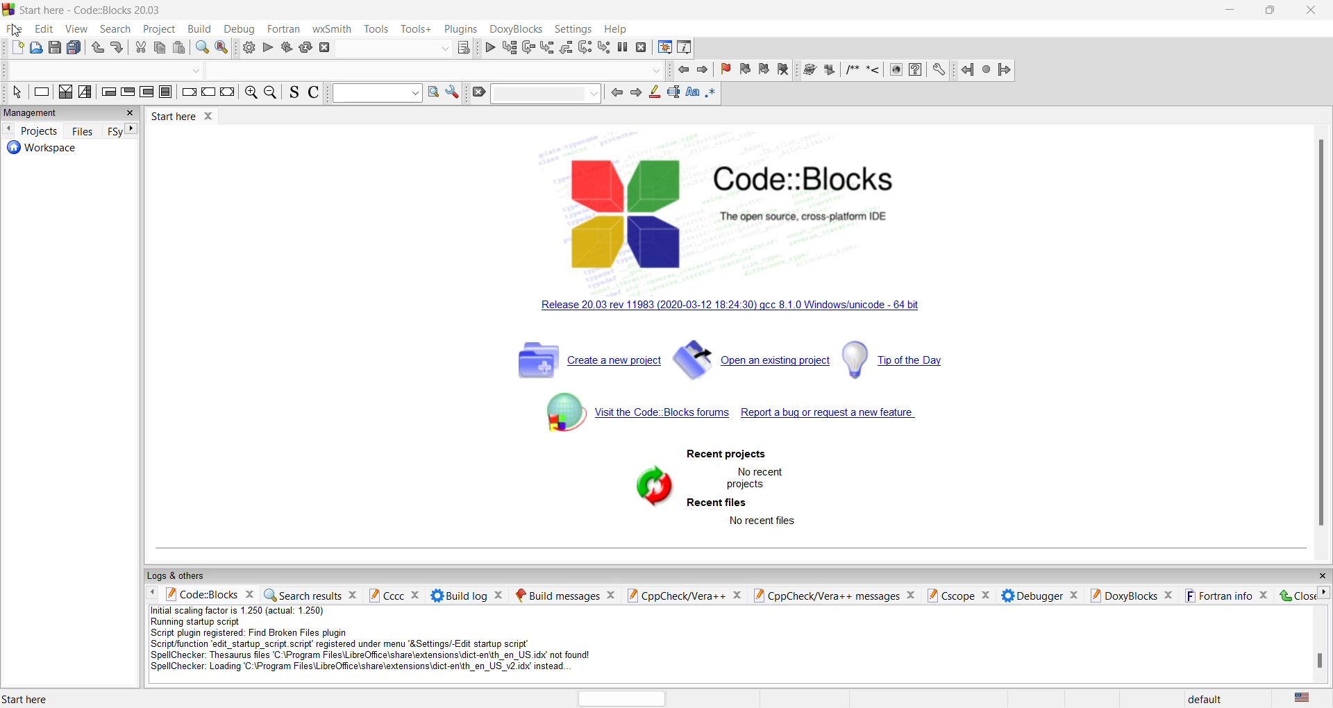  What do you see at coordinates (1320, 329) in the screenshot?
I see `scroll bar` at bounding box center [1320, 329].